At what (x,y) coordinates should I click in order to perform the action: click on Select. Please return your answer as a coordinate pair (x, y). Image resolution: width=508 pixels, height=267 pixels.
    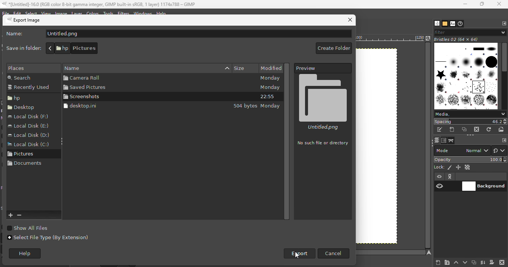
    Looking at the image, I should click on (31, 13).